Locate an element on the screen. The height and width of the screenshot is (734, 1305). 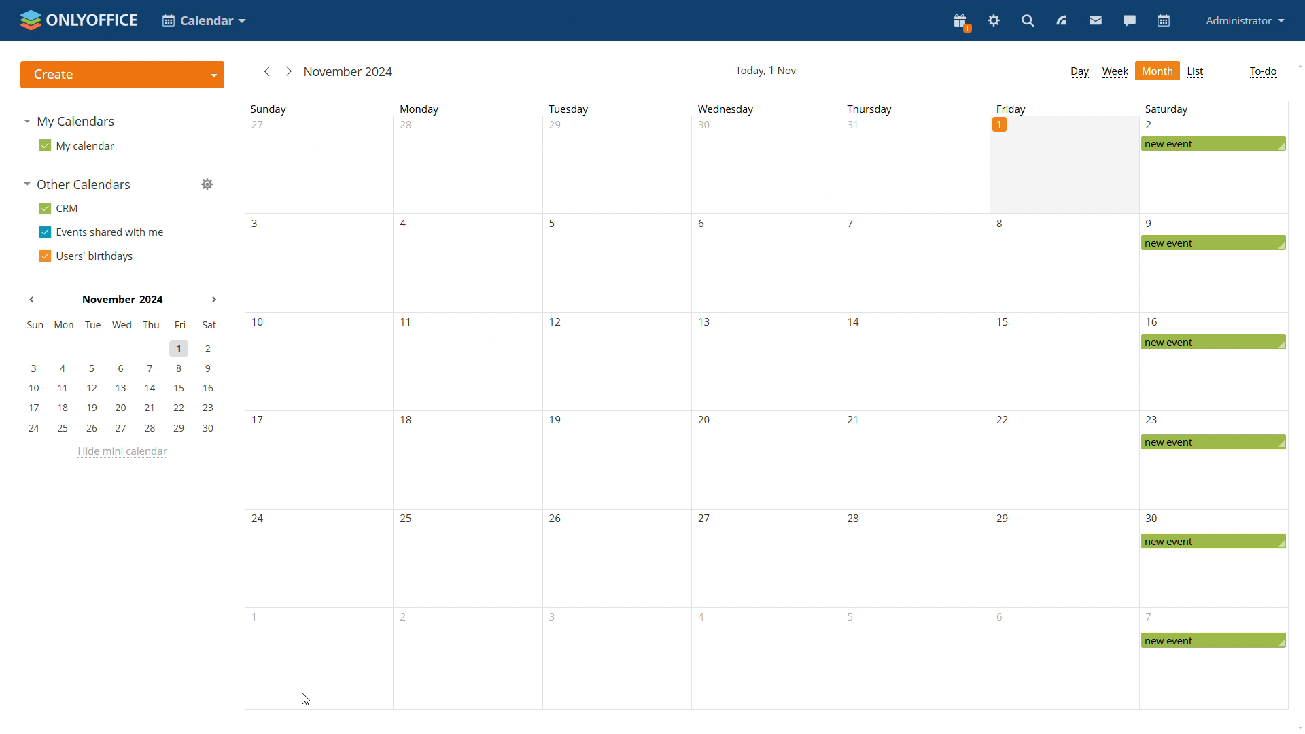
search is located at coordinates (1029, 20).